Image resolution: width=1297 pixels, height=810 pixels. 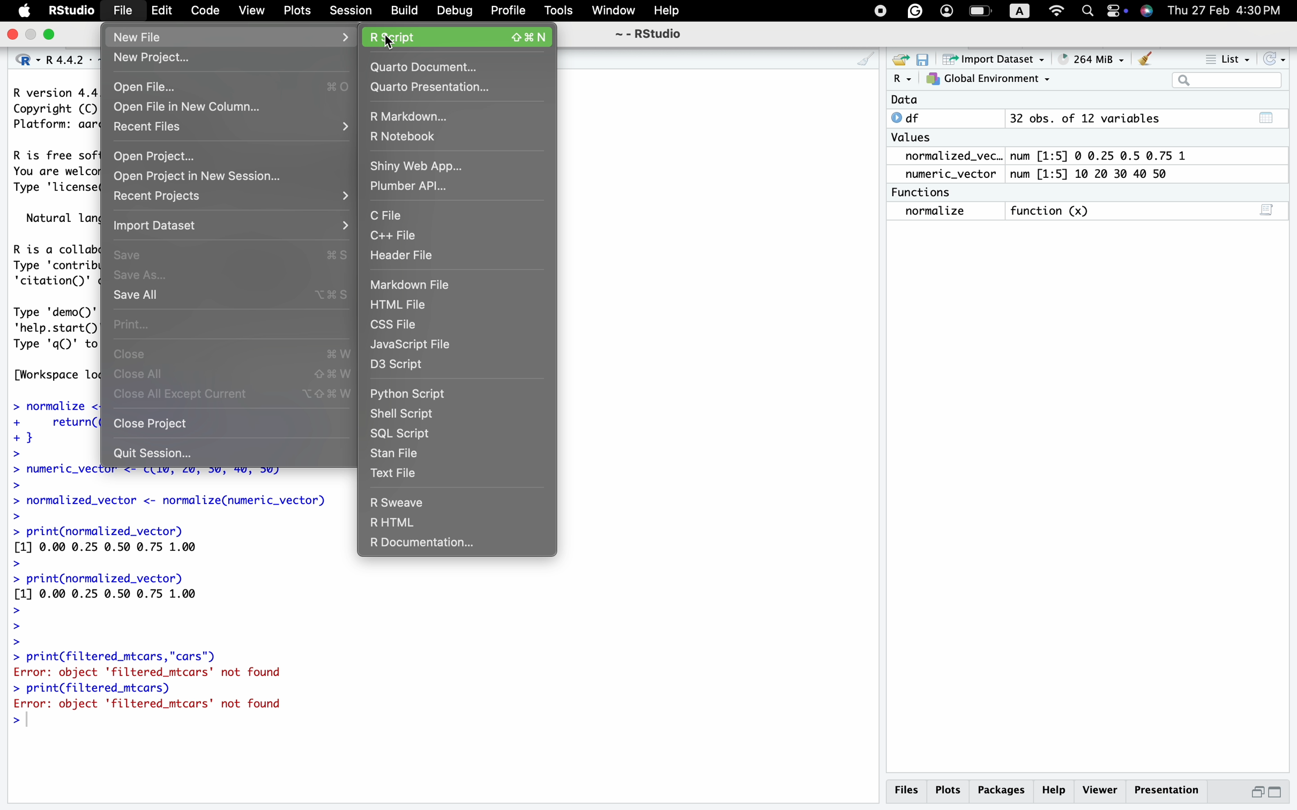 What do you see at coordinates (991, 80) in the screenshot?
I see `global environment` at bounding box center [991, 80].